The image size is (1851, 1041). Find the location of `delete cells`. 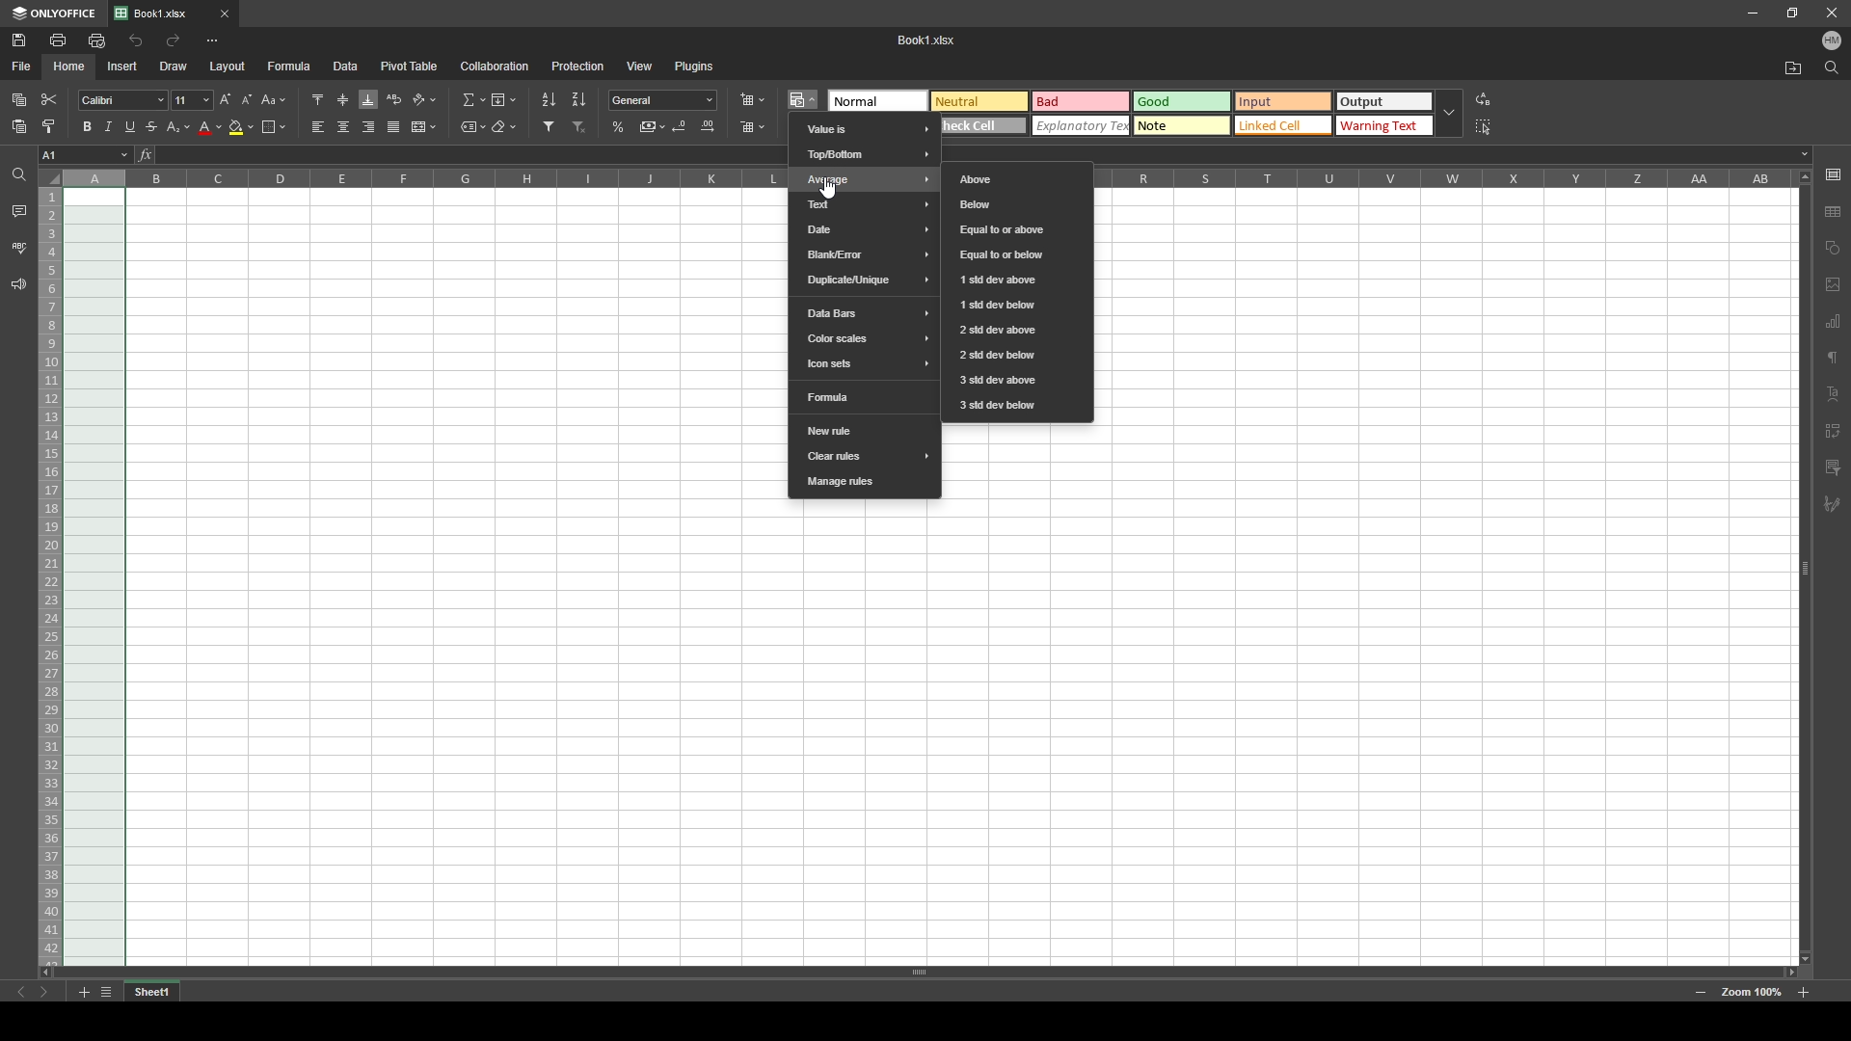

delete cells is located at coordinates (752, 127).